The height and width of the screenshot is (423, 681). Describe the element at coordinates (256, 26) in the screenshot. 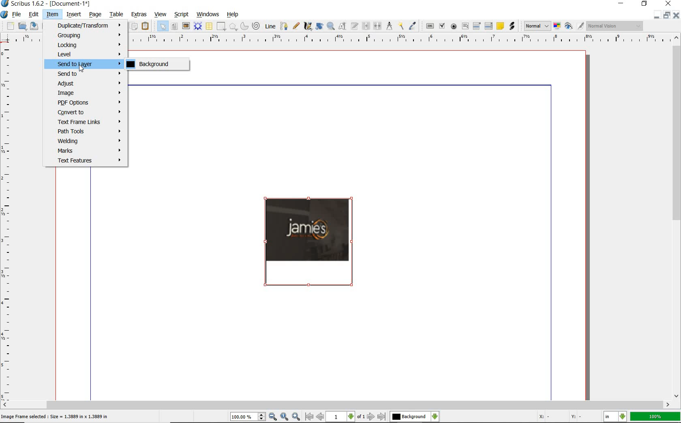

I see `spiral` at that location.